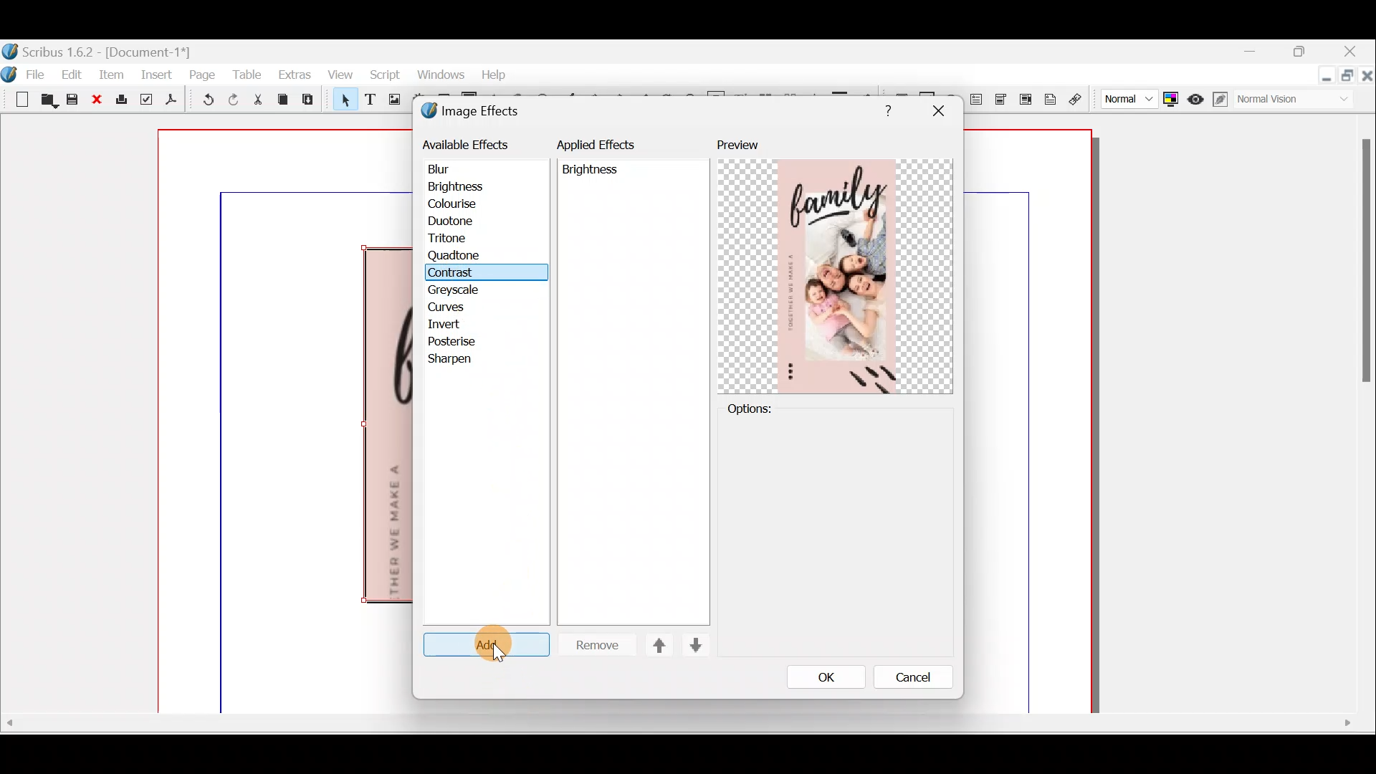  Describe the element at coordinates (676, 723) in the screenshot. I see `` at that location.